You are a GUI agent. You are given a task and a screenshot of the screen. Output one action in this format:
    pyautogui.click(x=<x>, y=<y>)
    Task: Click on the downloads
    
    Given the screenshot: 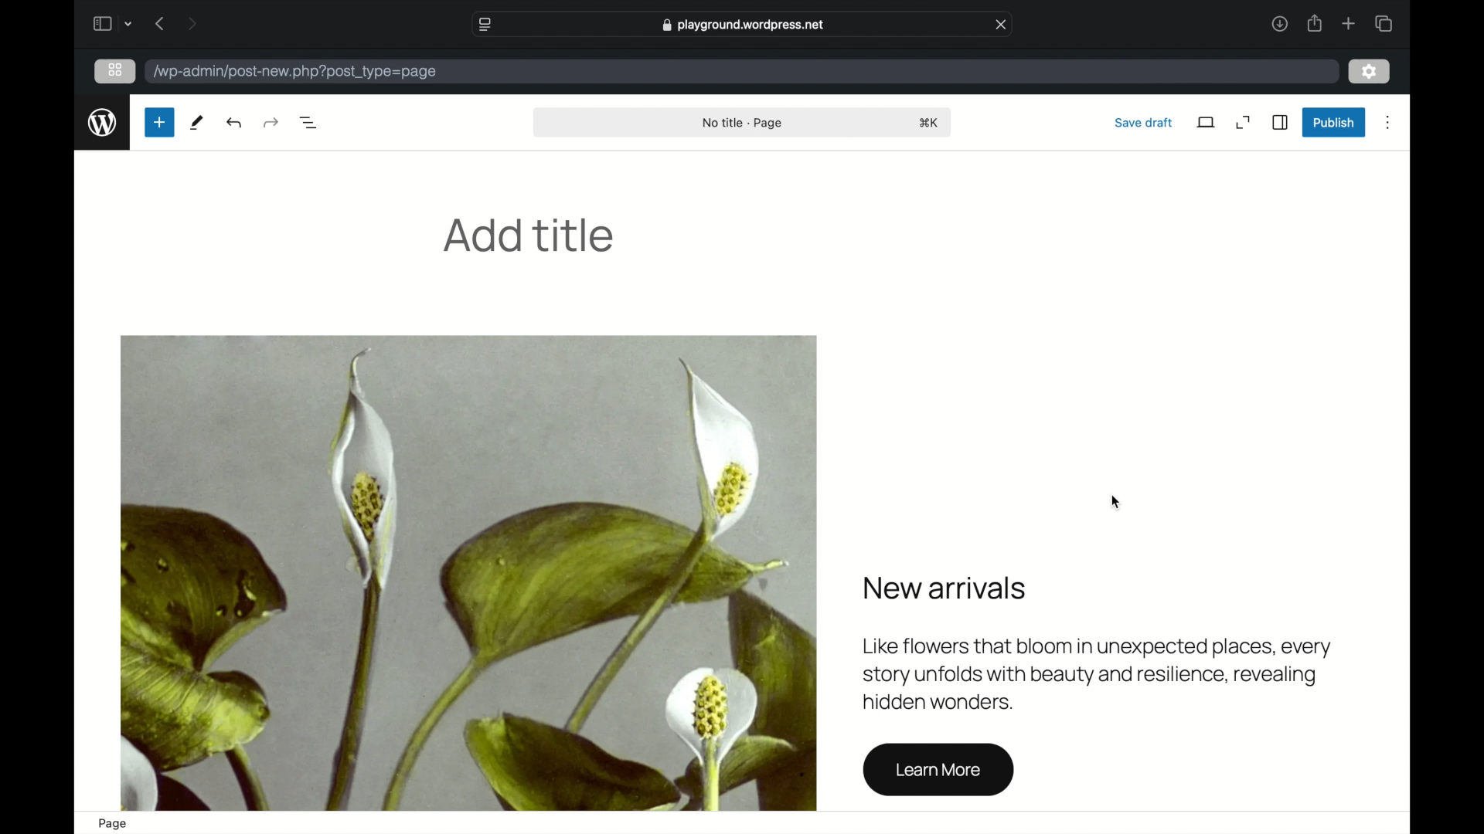 What is the action you would take?
    pyautogui.click(x=1278, y=23)
    